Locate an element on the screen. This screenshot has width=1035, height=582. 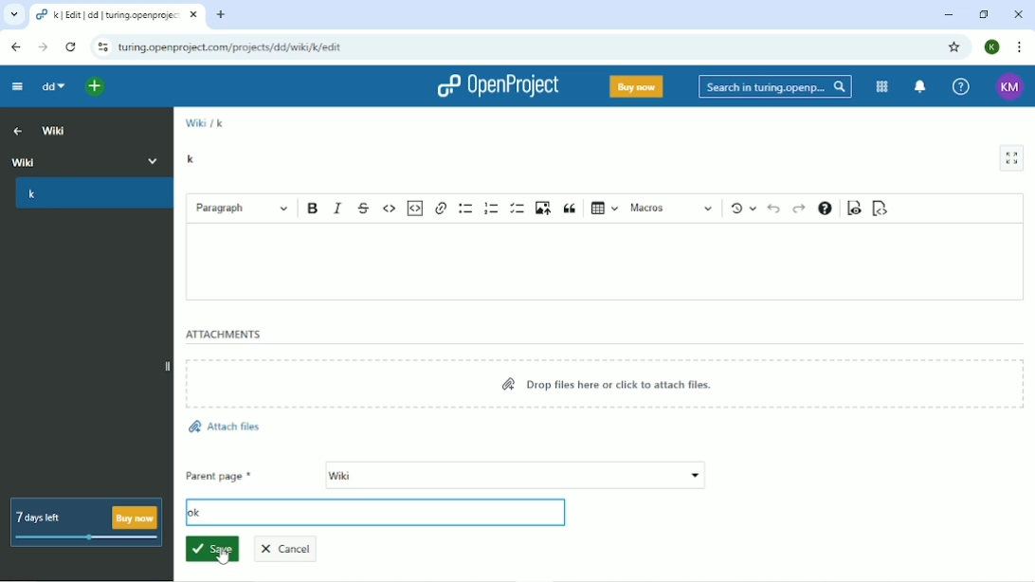
Italic is located at coordinates (338, 207).